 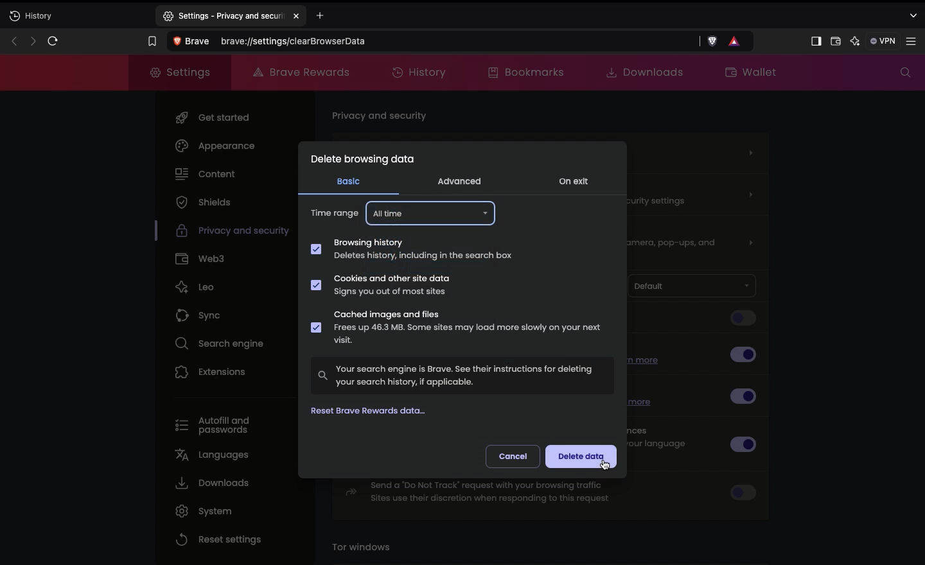 What do you see at coordinates (834, 42) in the screenshot?
I see `Wallet` at bounding box center [834, 42].